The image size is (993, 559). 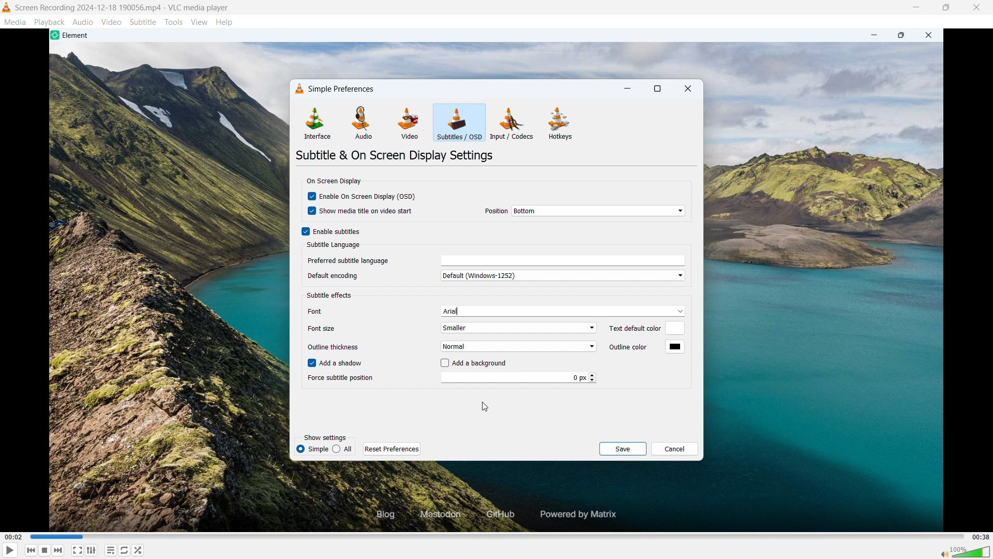 What do you see at coordinates (392, 449) in the screenshot?
I see `reset prferencese` at bounding box center [392, 449].